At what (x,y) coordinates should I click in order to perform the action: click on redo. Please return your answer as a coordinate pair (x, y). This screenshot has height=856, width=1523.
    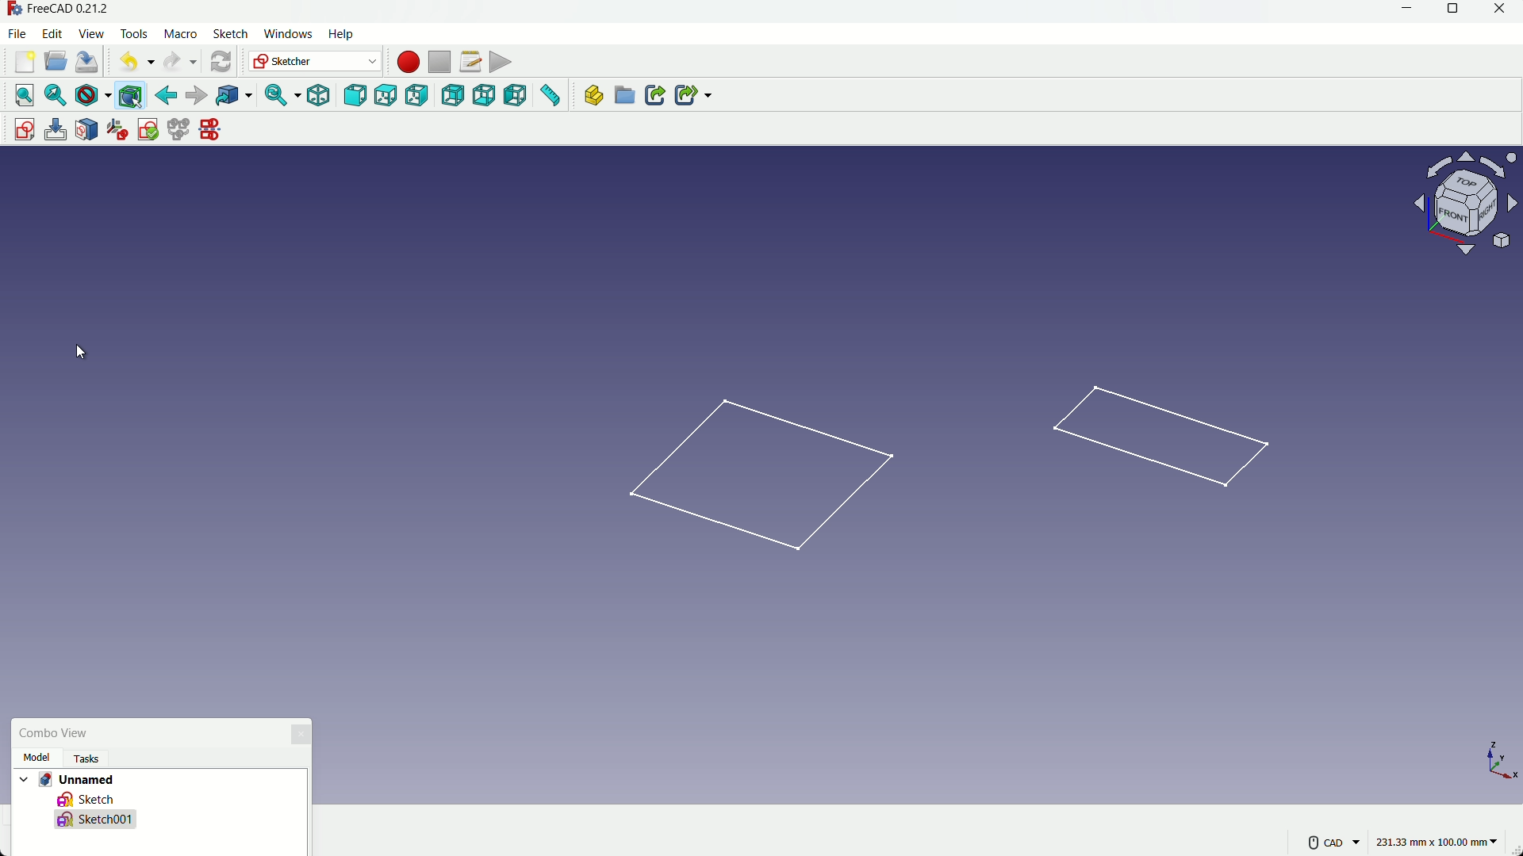
    Looking at the image, I should click on (180, 62).